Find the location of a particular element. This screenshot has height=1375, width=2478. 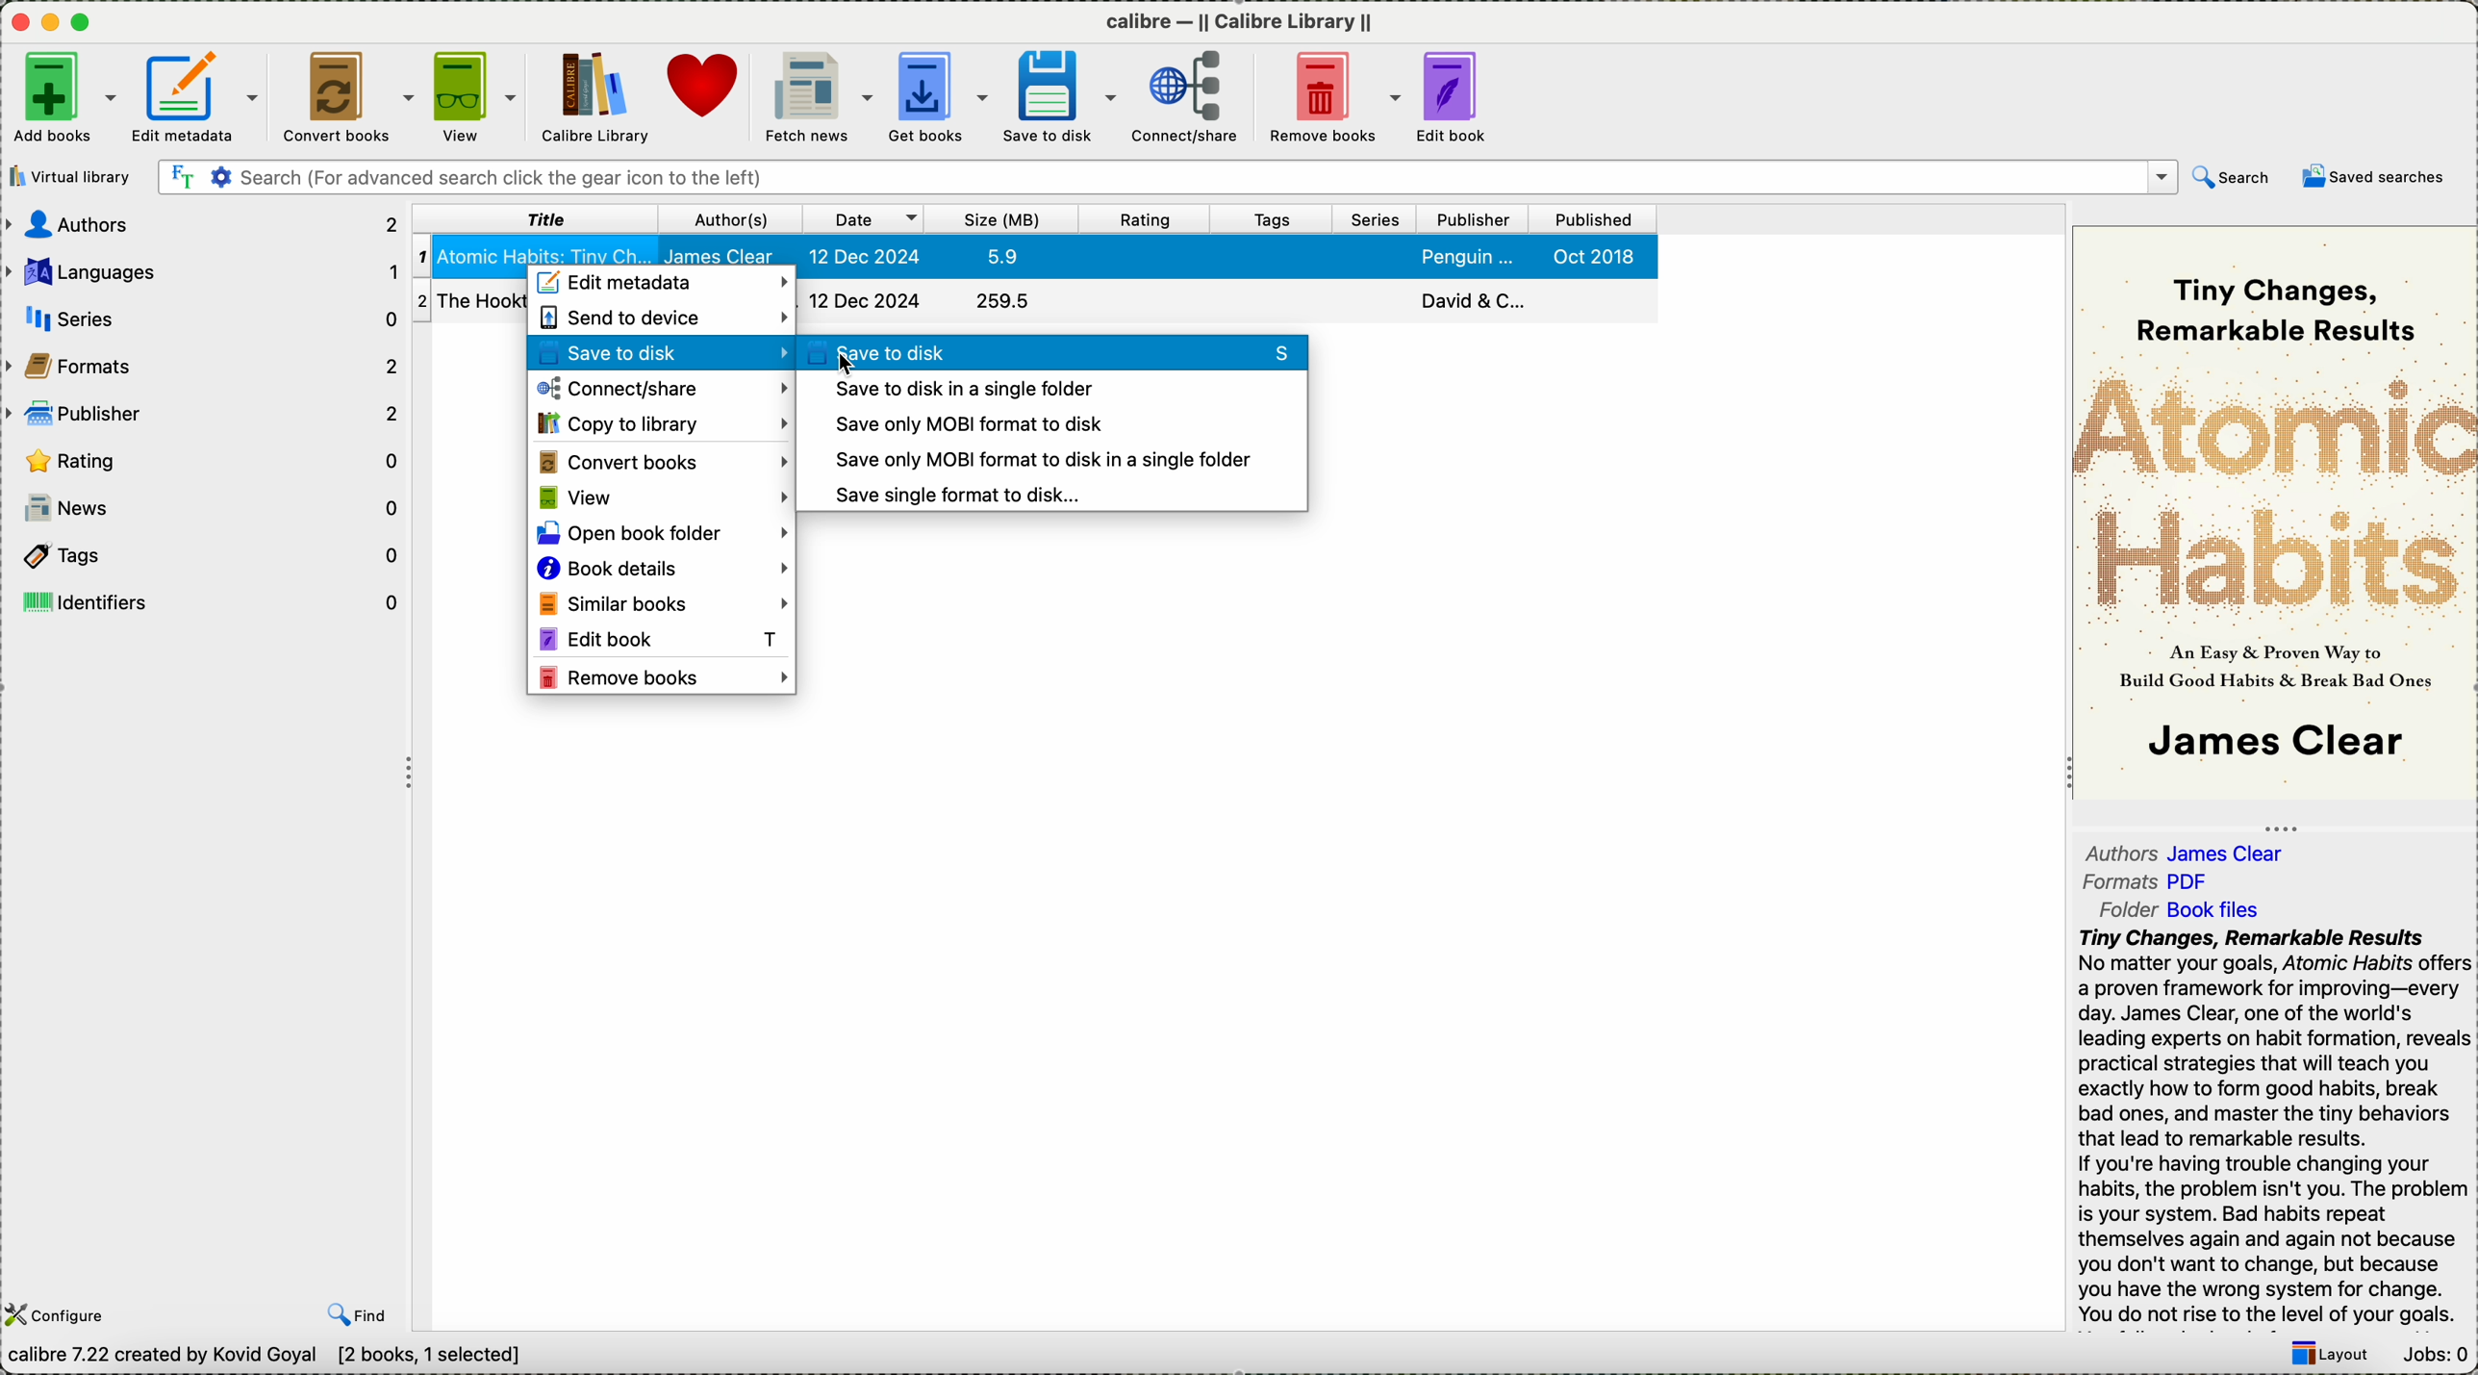

authors is located at coordinates (200, 226).